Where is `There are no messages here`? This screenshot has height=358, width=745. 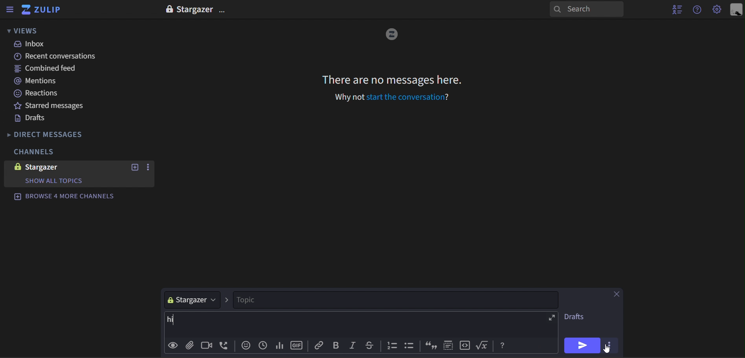
There are no messages here is located at coordinates (394, 81).